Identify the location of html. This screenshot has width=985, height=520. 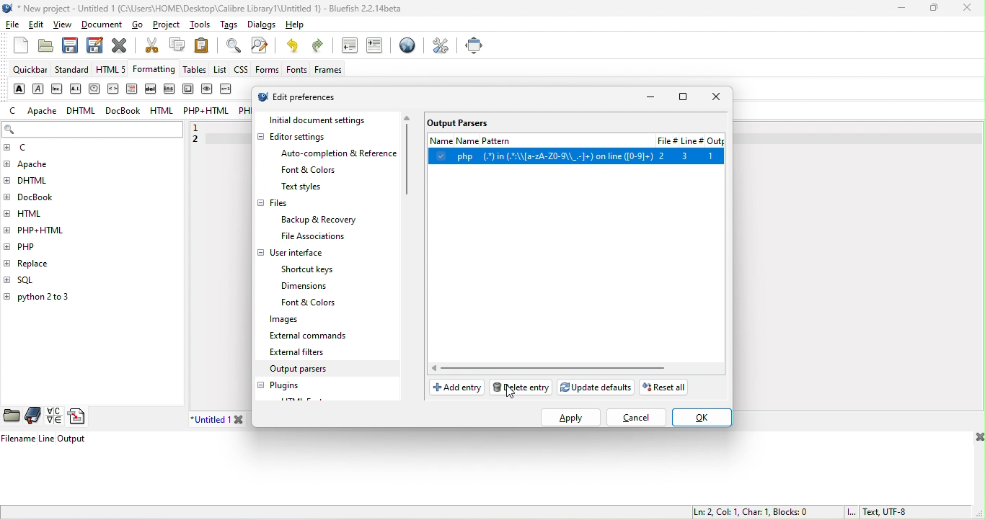
(37, 212).